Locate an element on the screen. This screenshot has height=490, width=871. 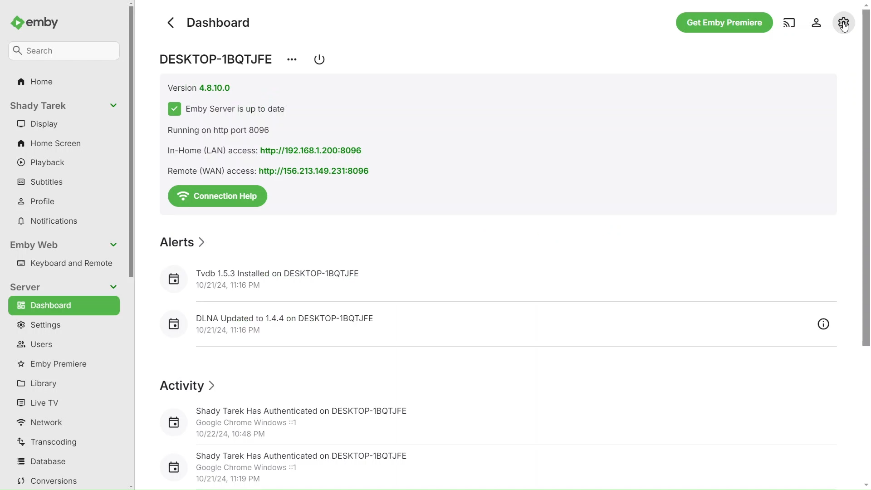
back is located at coordinates (171, 21).